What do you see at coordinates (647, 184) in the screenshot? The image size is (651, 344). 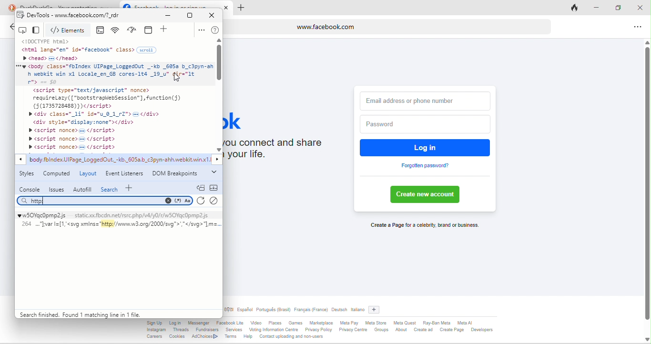 I see `vertical scroll bar` at bounding box center [647, 184].